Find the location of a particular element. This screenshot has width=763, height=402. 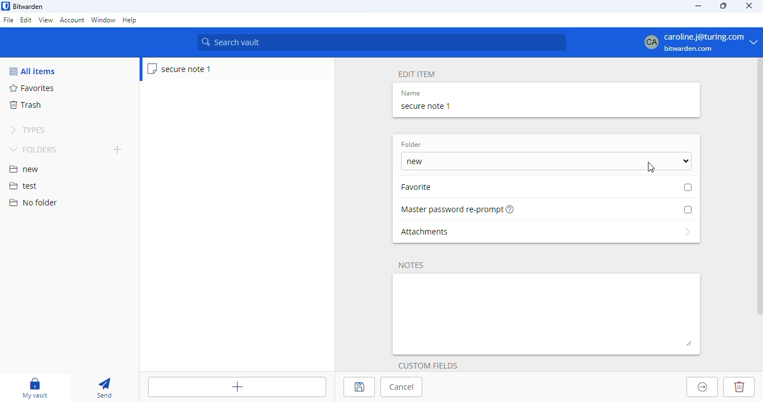

edit item is located at coordinates (417, 75).